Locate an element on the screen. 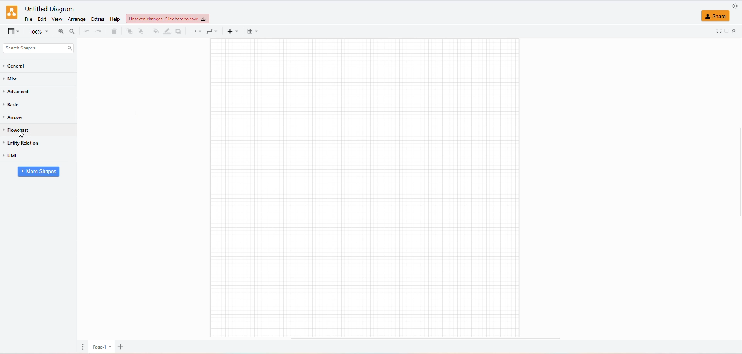 The height and width of the screenshot is (354, 742). GENERAL is located at coordinates (20, 66).